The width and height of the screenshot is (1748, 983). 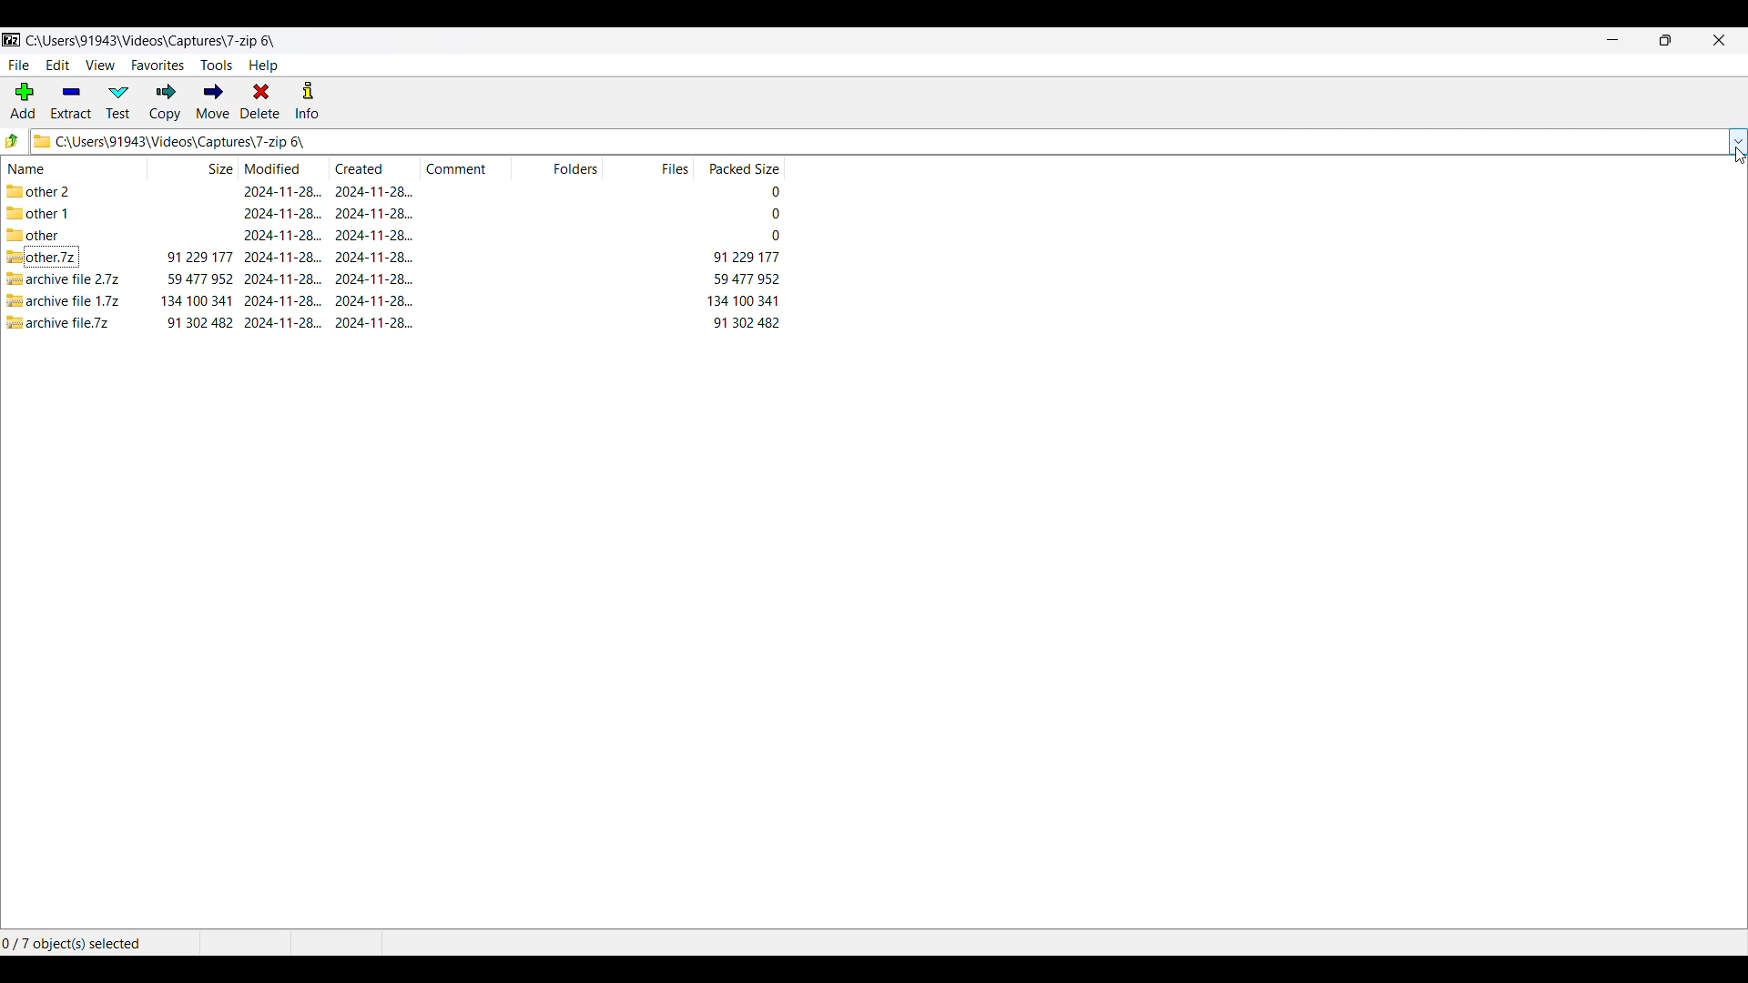 What do you see at coordinates (373, 213) in the screenshot?
I see `created date & time` at bounding box center [373, 213].